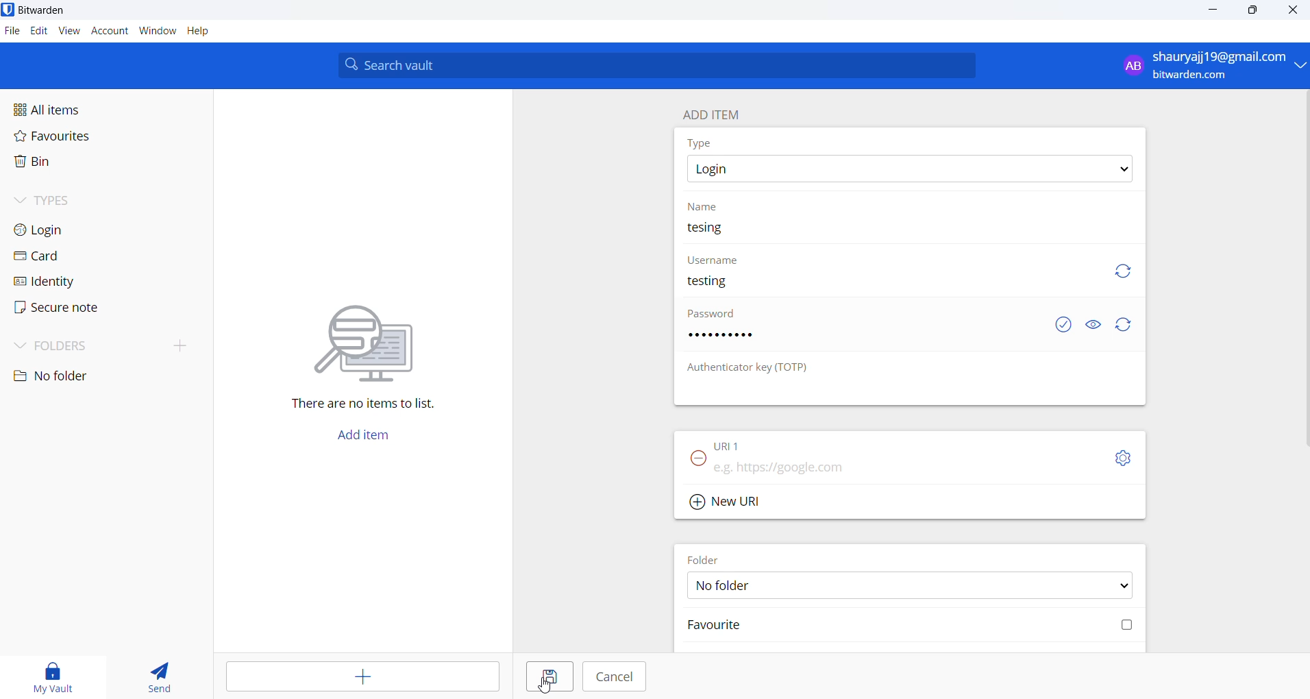  I want to click on secure note, so click(74, 310).